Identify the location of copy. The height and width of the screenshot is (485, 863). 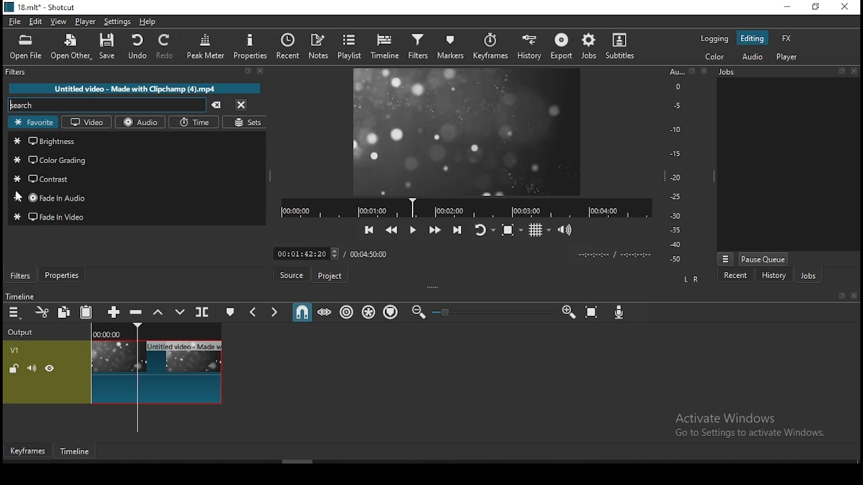
(64, 311).